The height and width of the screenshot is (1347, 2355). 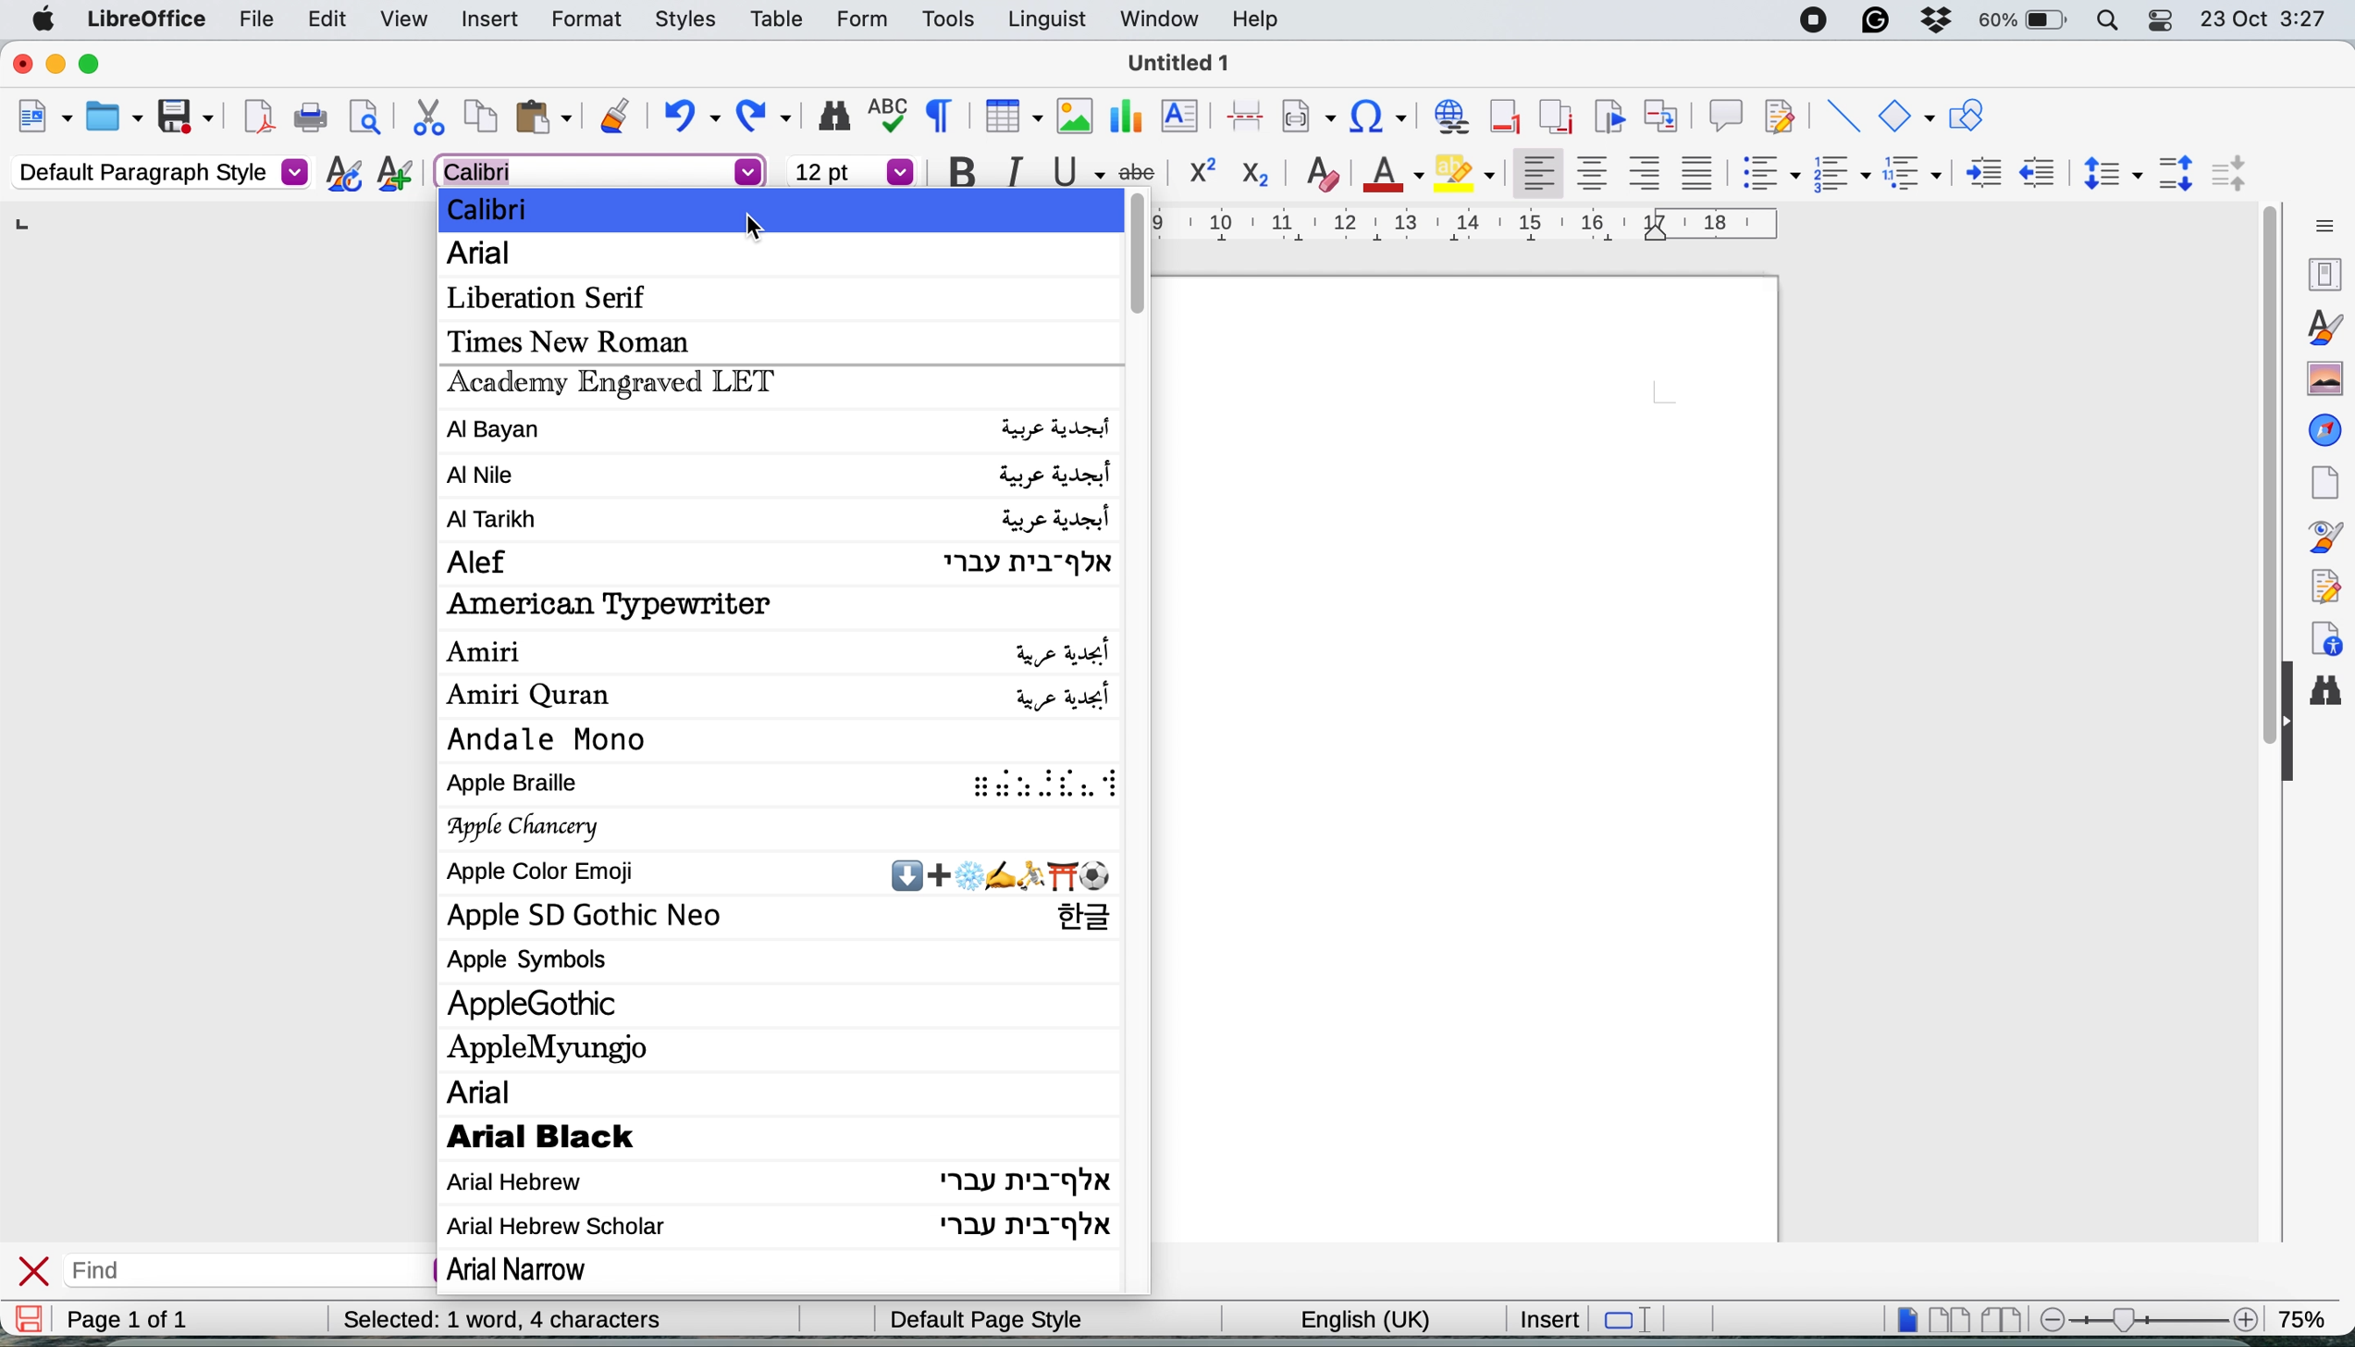 What do you see at coordinates (780, 1228) in the screenshot?
I see `arial hebrew scholar` at bounding box center [780, 1228].